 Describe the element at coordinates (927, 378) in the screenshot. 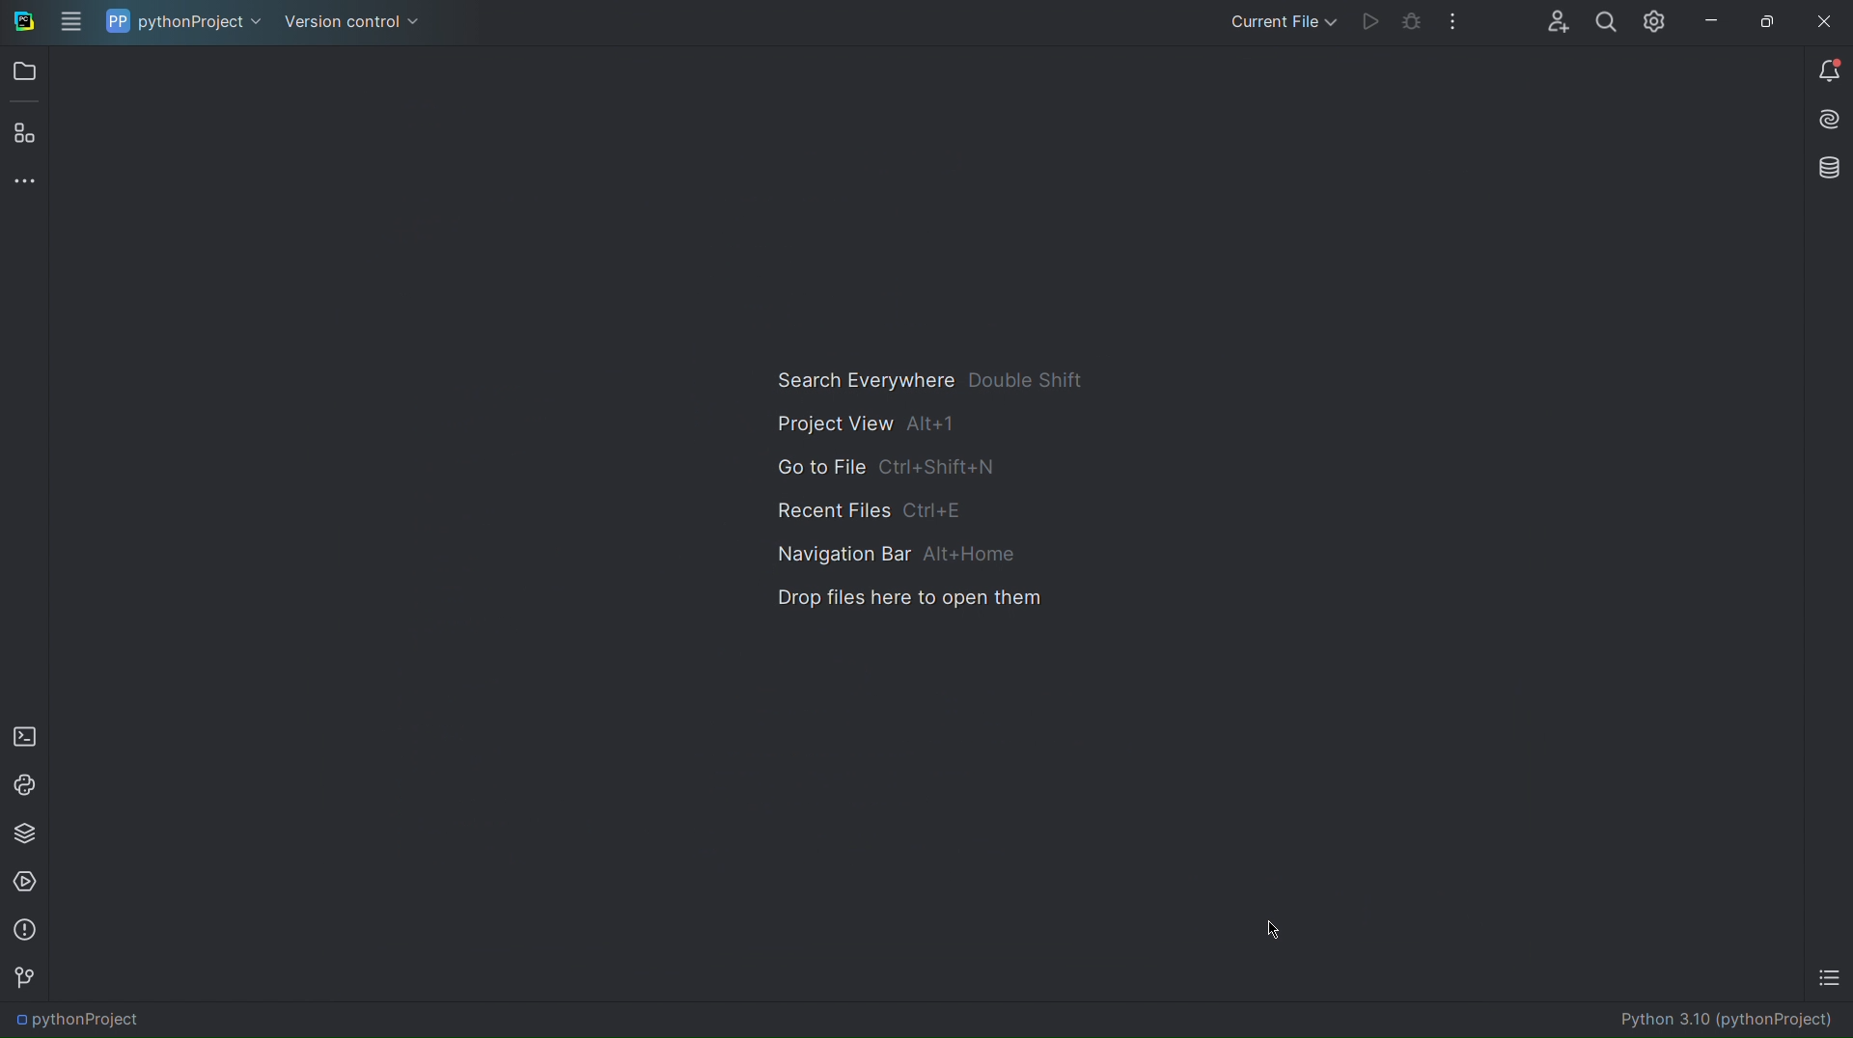

I see `Search Everywhere` at that location.